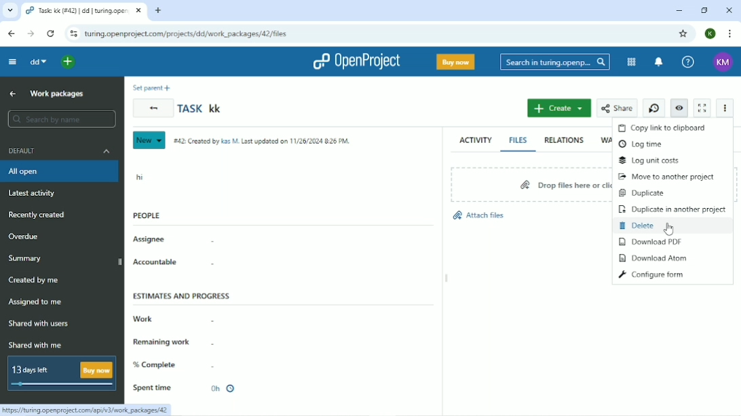  I want to click on , so click(68, 62).